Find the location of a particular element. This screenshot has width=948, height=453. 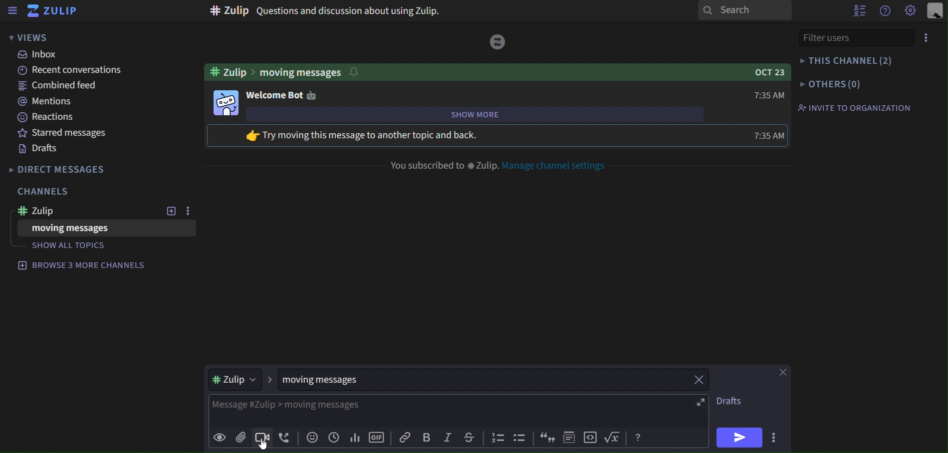

recent conversations is located at coordinates (74, 71).